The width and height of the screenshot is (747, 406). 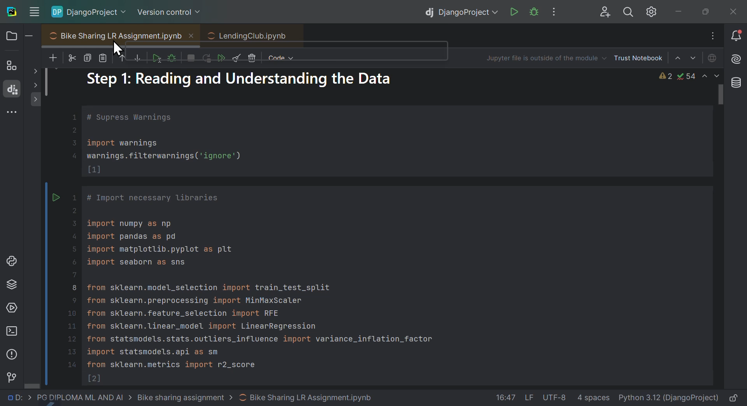 I want to click on minimise, so click(x=680, y=12).